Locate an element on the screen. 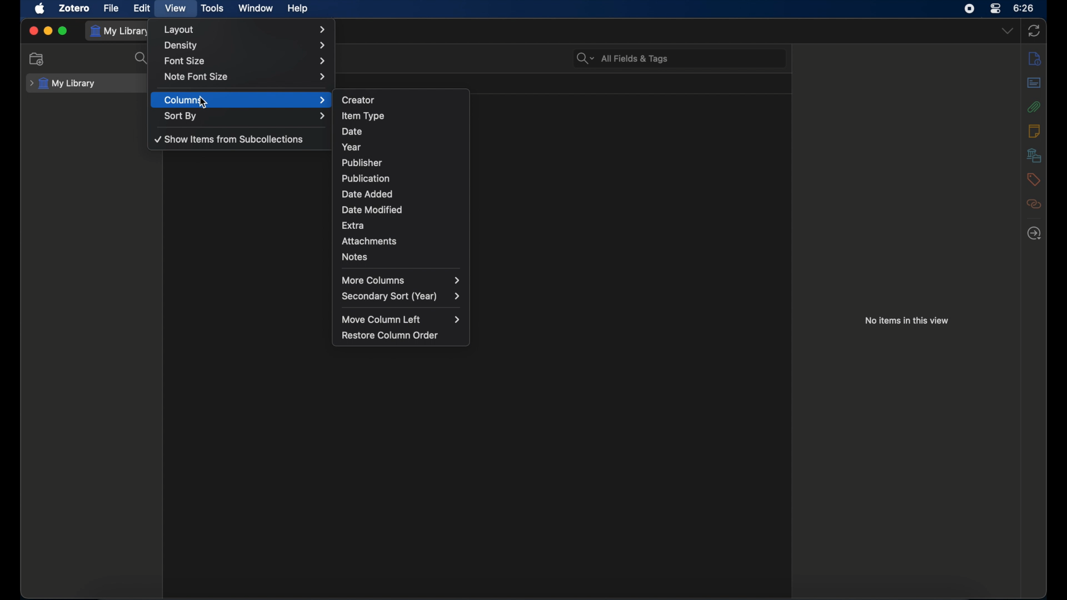  move column left is located at coordinates (401, 319).